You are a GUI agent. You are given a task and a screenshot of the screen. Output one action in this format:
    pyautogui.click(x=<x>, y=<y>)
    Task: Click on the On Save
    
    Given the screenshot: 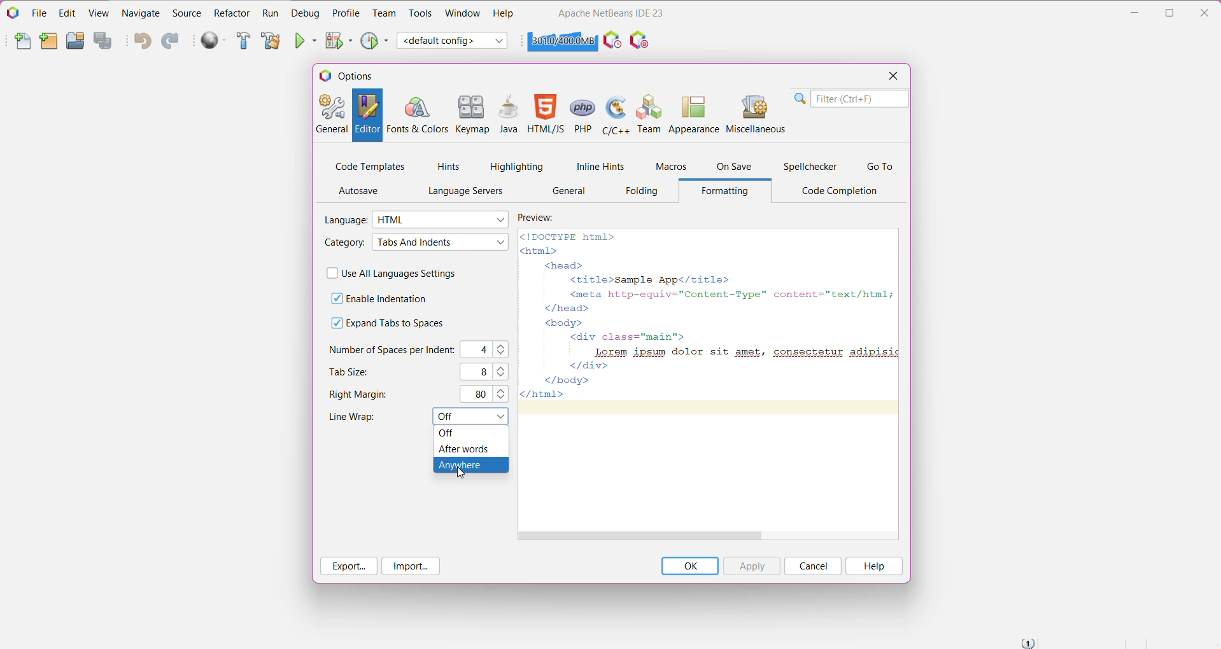 What is the action you would take?
    pyautogui.click(x=735, y=167)
    